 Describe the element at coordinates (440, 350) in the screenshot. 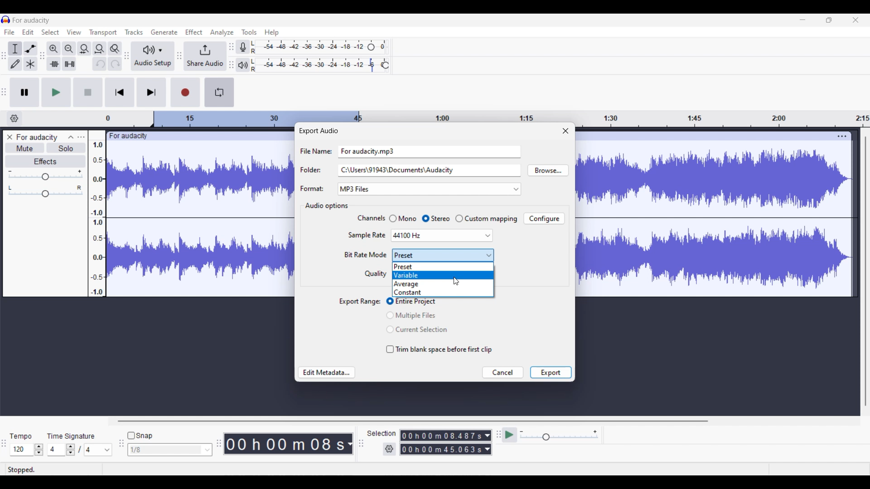

I see `Toggle for trimming blank space ` at that location.